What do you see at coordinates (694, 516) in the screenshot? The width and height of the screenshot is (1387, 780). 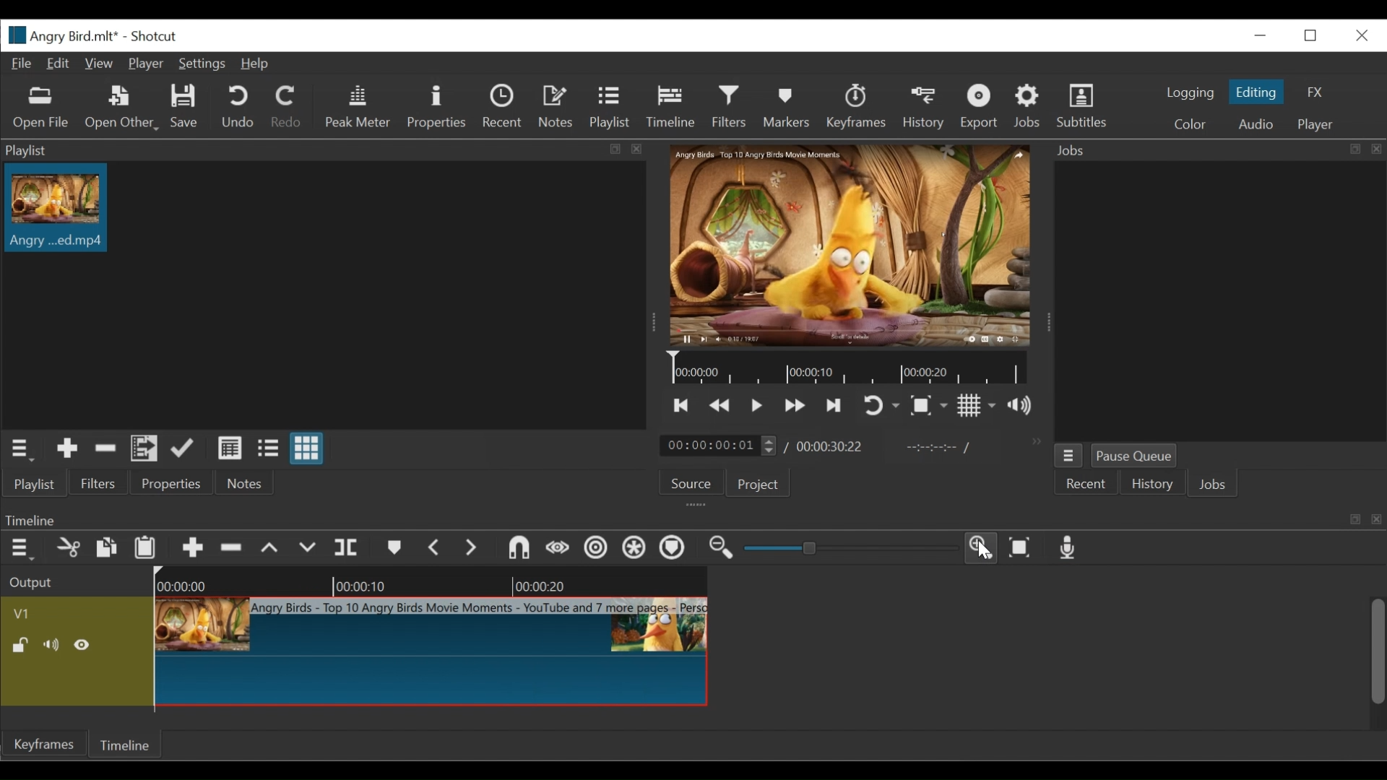 I see `Timeline Panel` at bounding box center [694, 516].